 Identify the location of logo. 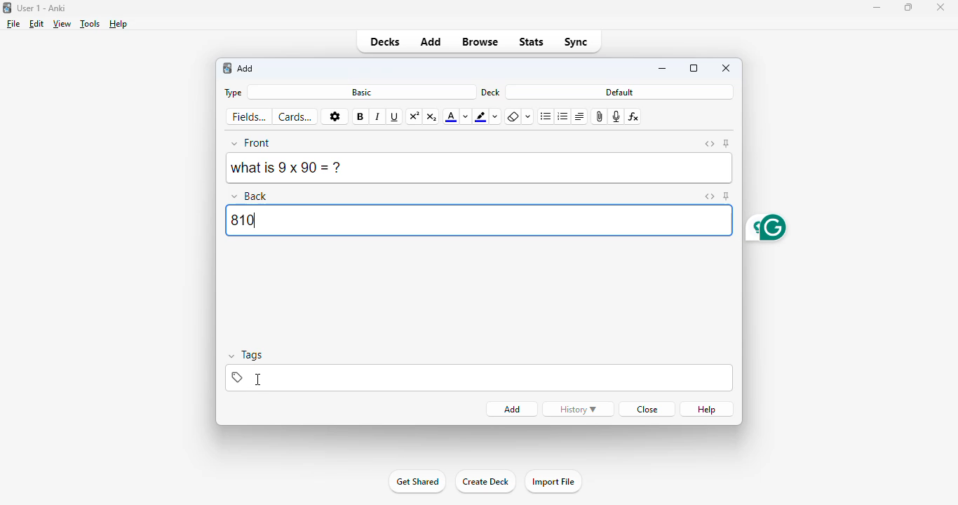
(6, 8).